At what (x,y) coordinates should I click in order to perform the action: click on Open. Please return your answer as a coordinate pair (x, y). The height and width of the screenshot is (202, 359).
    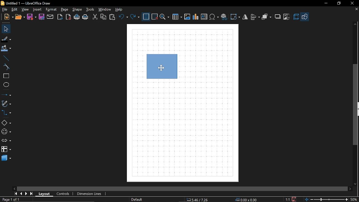
    Looking at the image, I should click on (20, 17).